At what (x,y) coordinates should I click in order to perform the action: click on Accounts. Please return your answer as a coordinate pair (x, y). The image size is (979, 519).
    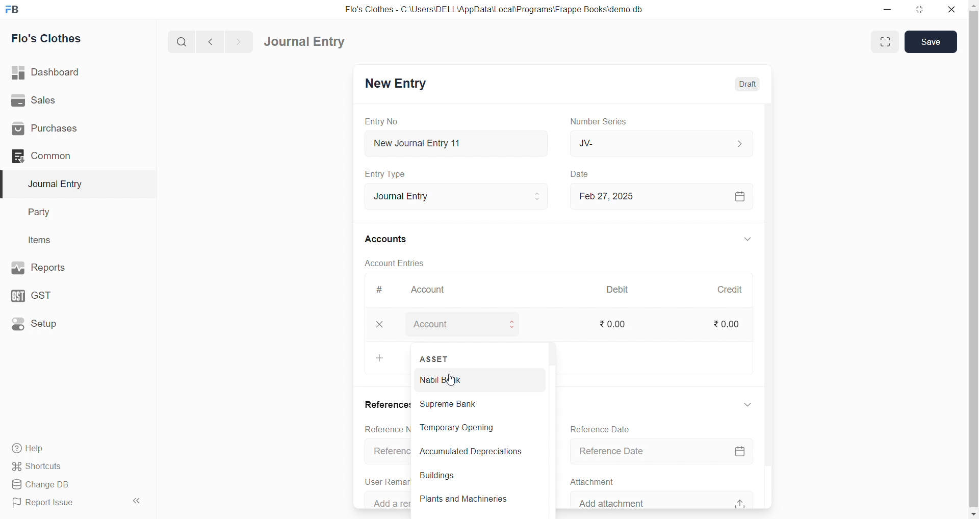
    Looking at the image, I should click on (392, 240).